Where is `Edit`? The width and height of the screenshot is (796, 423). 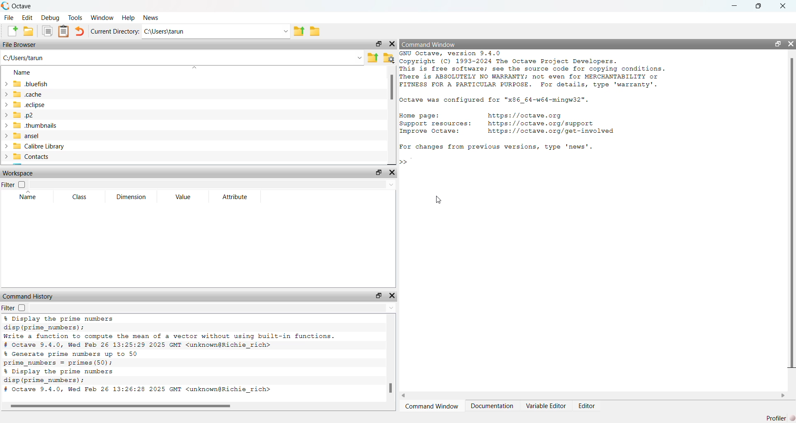
Edit is located at coordinates (27, 17).